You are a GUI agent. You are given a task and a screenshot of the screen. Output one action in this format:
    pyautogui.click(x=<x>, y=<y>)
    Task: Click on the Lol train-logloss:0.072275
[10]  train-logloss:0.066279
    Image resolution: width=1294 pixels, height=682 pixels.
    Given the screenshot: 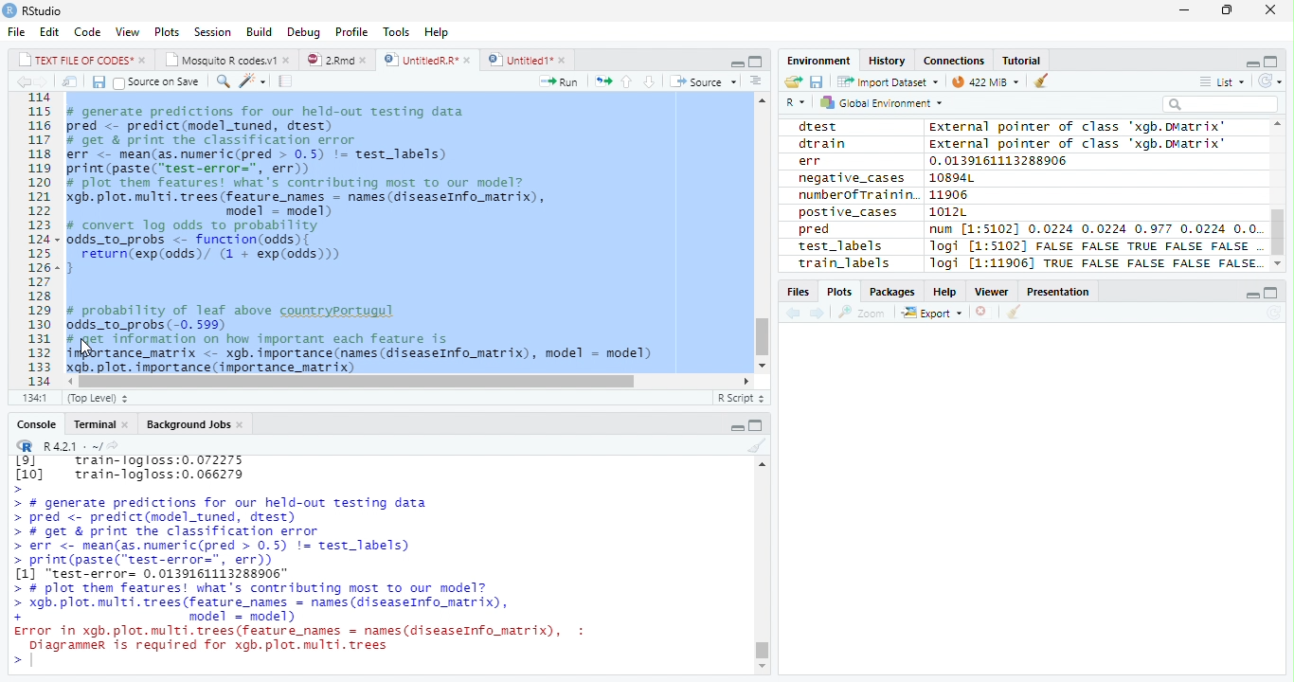 What is the action you would take?
    pyautogui.click(x=131, y=474)
    